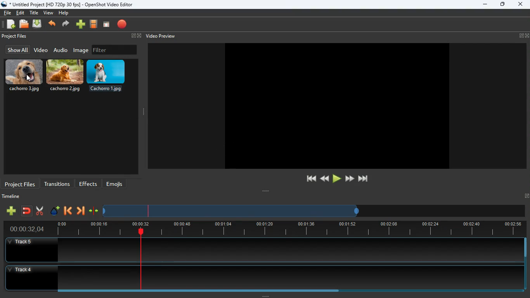 This screenshot has width=530, height=298. What do you see at coordinates (67, 24) in the screenshot?
I see `forward` at bounding box center [67, 24].